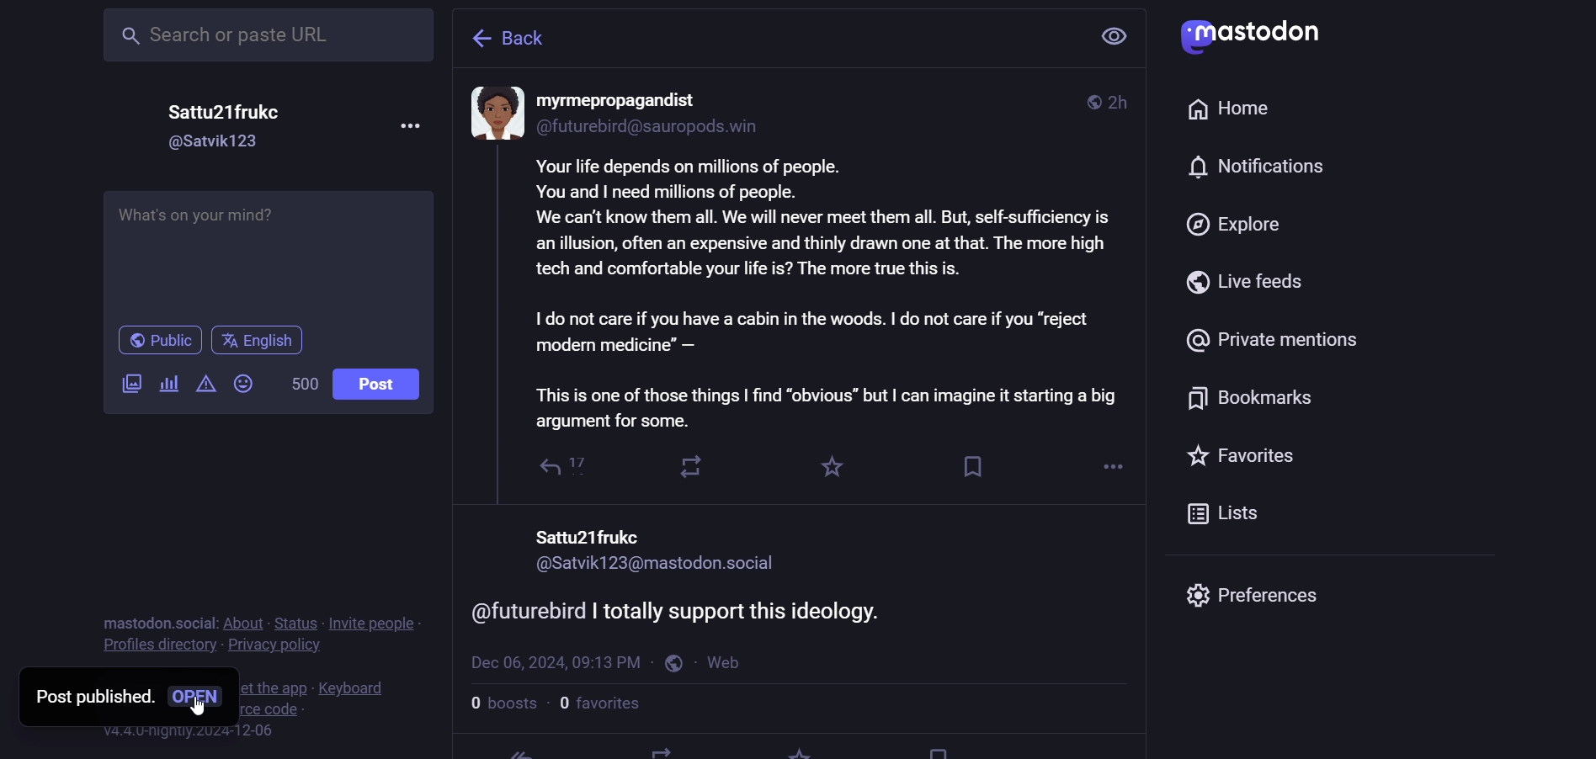  I want to click on id, so click(659, 563).